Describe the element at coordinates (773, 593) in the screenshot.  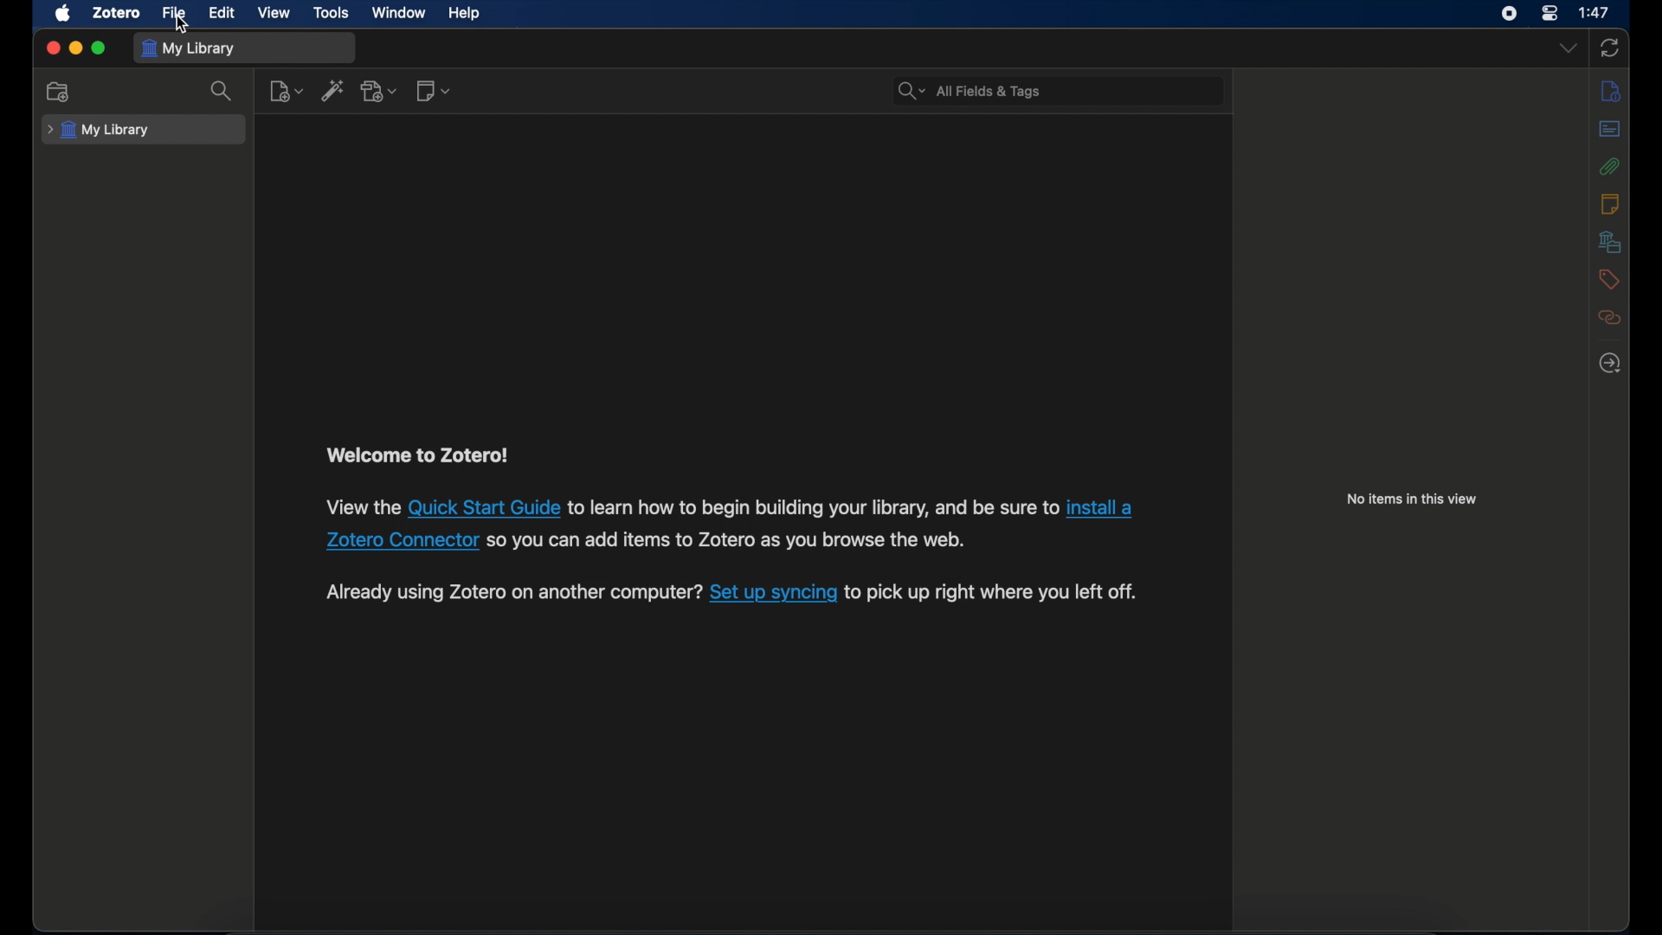
I see `Set up syncing` at that location.